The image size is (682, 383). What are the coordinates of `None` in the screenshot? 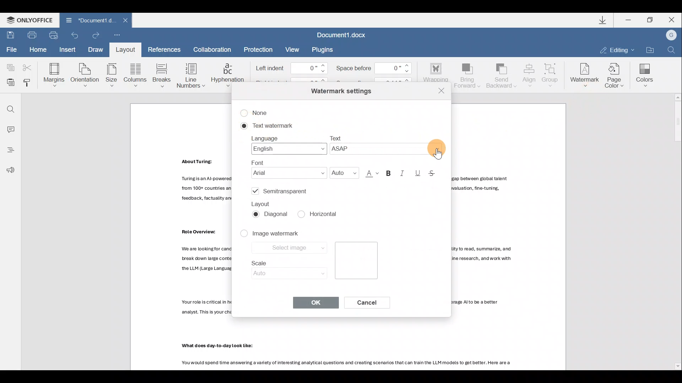 It's located at (259, 111).